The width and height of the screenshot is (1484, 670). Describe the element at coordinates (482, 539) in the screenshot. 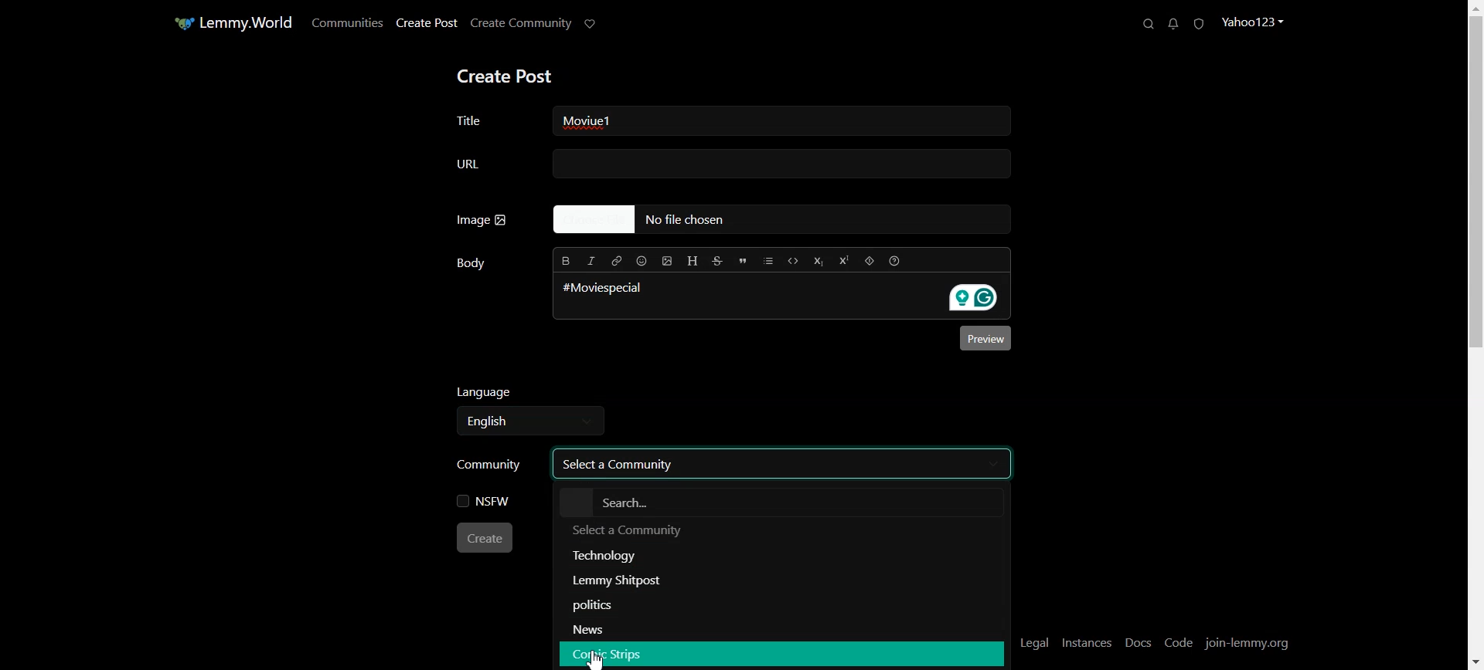

I see `Create` at that location.